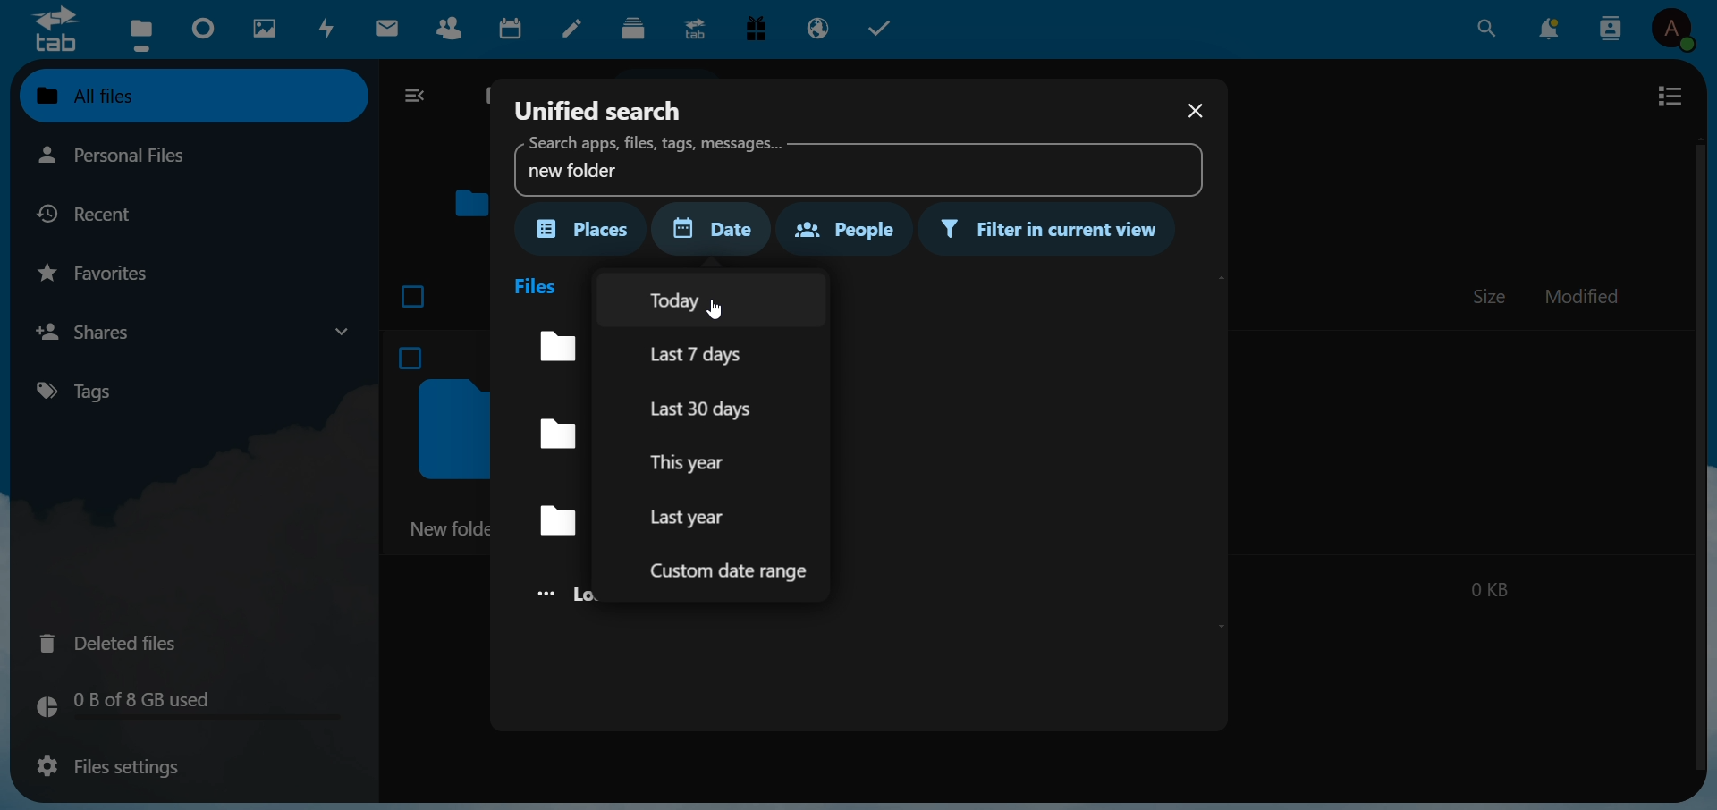 The height and width of the screenshot is (810, 1717). Describe the element at coordinates (761, 30) in the screenshot. I see `free trial` at that location.